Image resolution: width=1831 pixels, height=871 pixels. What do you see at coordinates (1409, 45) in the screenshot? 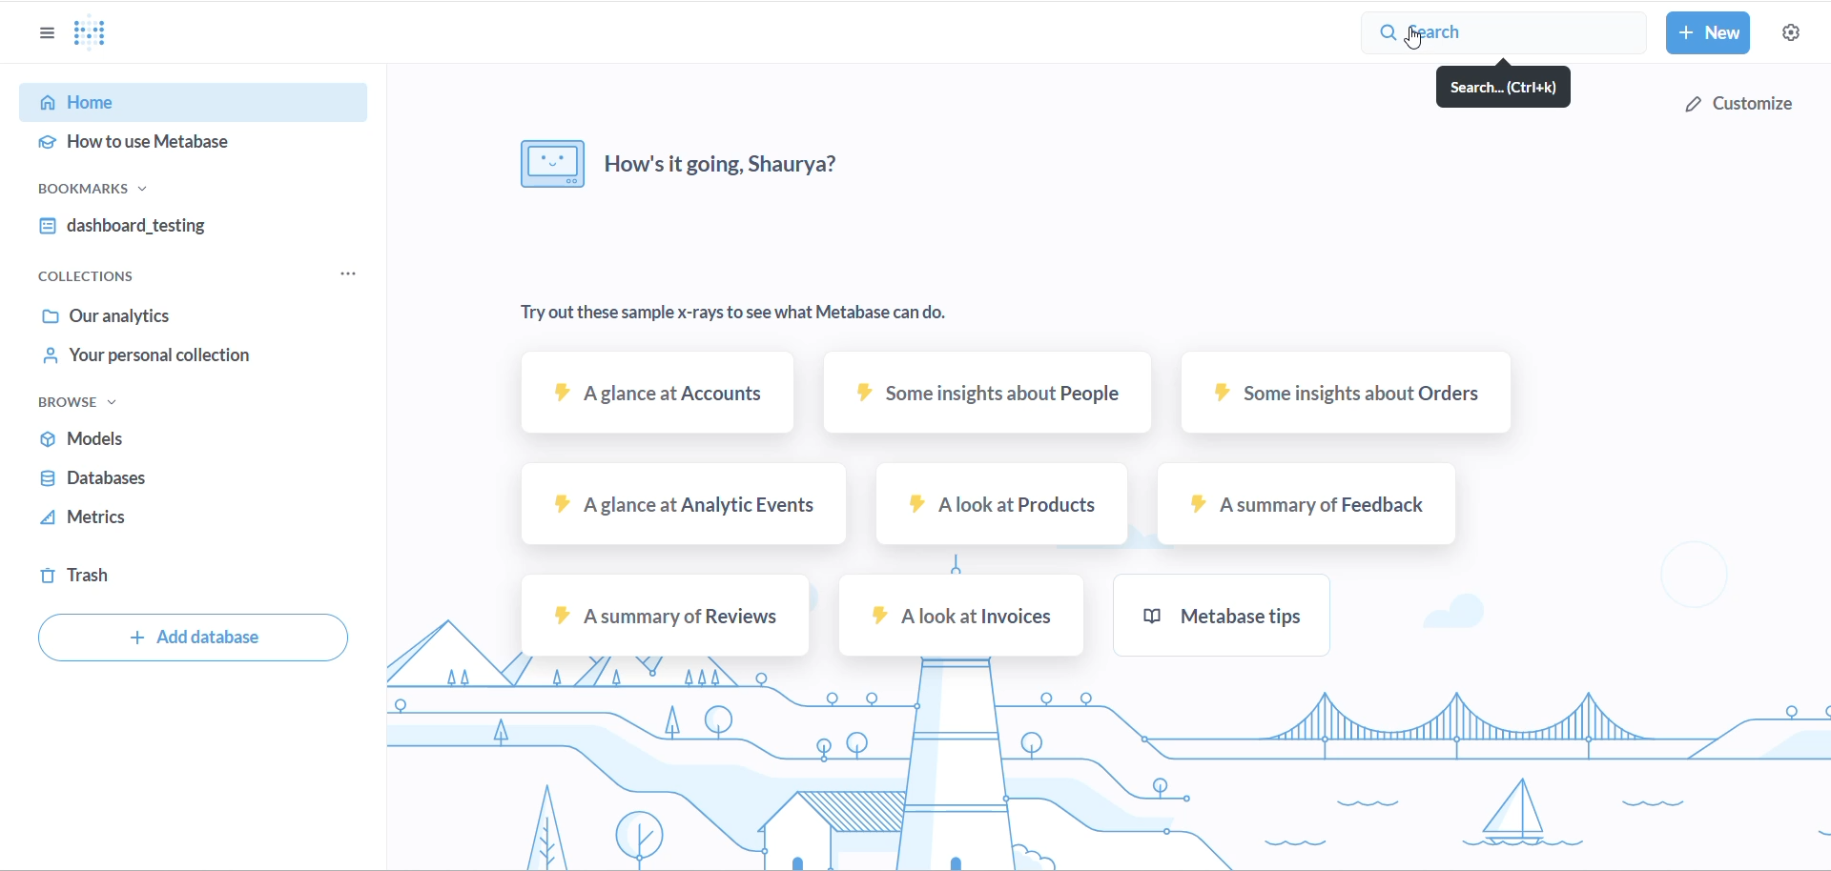
I see `cursor` at bounding box center [1409, 45].